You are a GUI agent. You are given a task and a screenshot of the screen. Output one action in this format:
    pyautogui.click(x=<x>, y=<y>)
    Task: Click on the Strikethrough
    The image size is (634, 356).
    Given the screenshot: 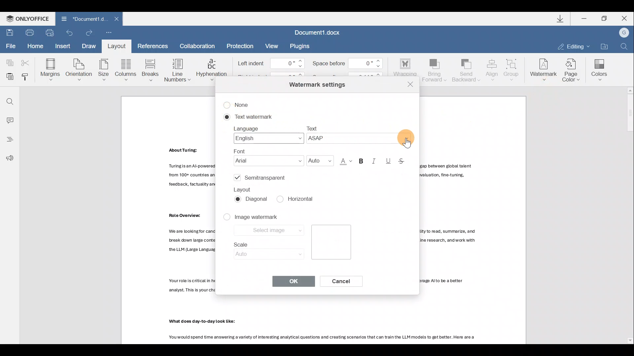 What is the action you would take?
    pyautogui.click(x=406, y=161)
    